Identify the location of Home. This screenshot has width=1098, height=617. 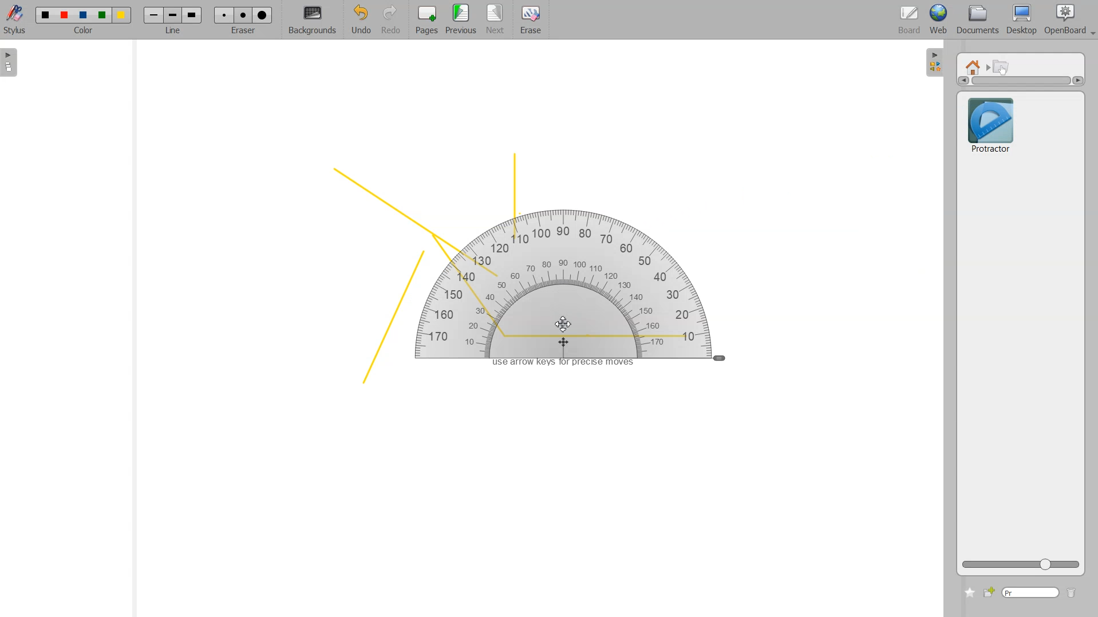
(975, 66).